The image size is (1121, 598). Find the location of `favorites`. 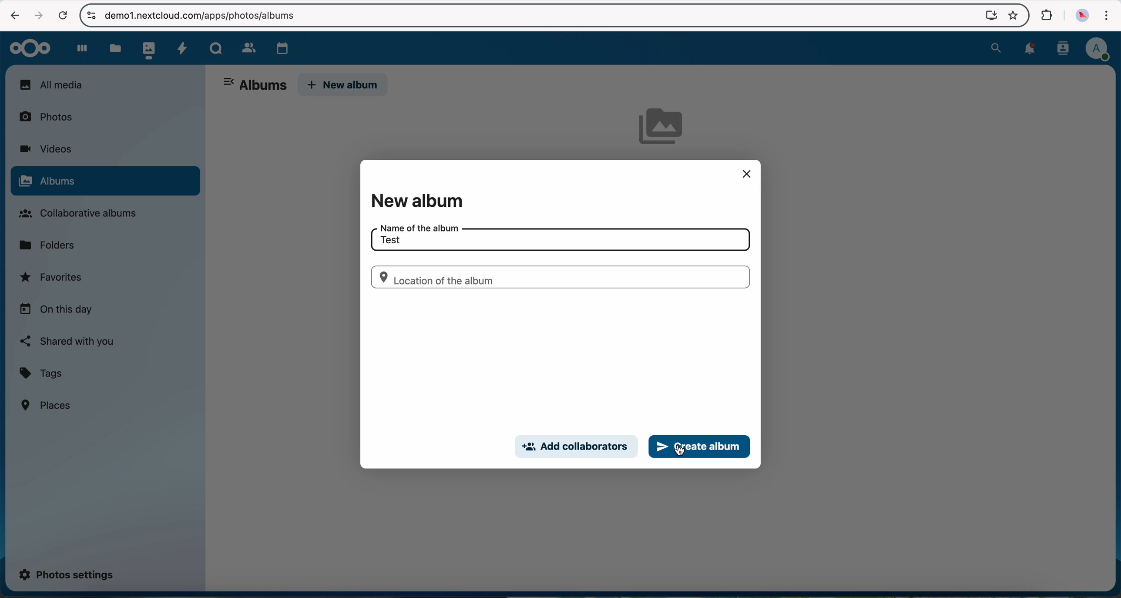

favorites is located at coordinates (1012, 17).